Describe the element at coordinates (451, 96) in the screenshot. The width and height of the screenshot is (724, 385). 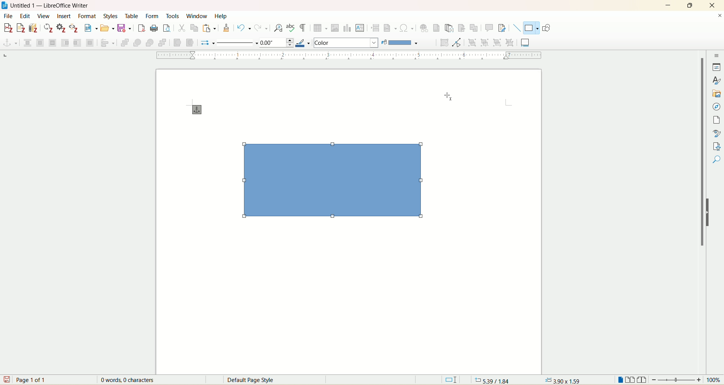
I see `Cursor` at that location.